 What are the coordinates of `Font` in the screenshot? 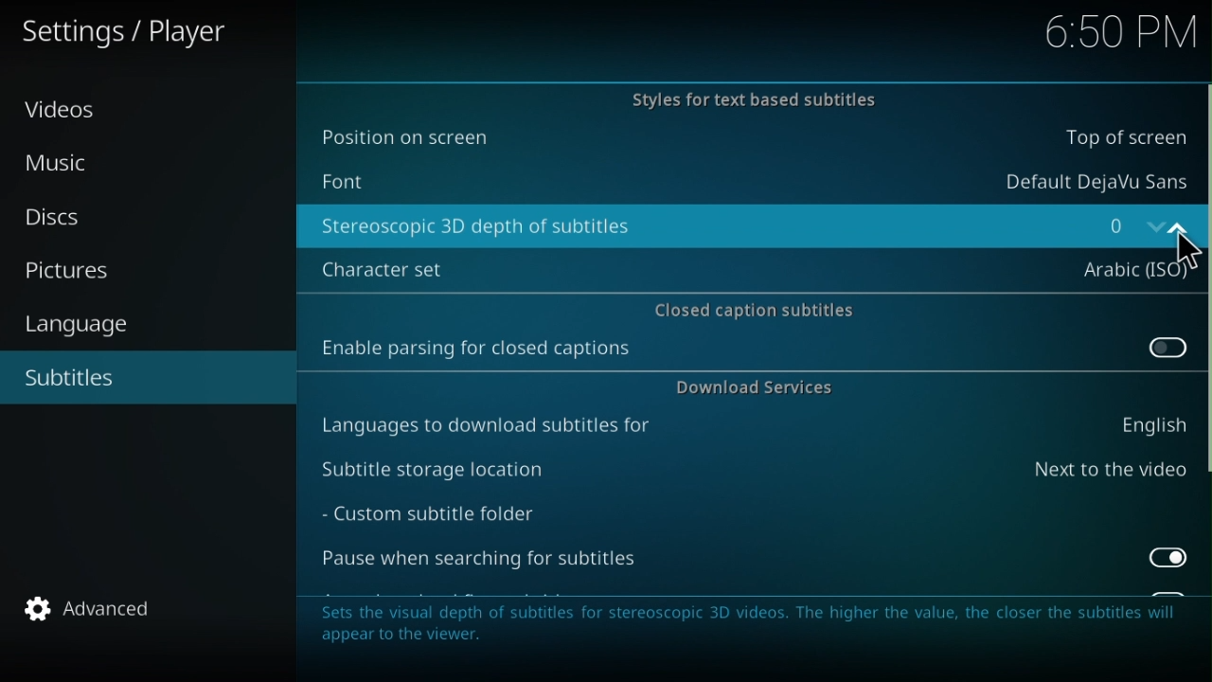 It's located at (749, 178).